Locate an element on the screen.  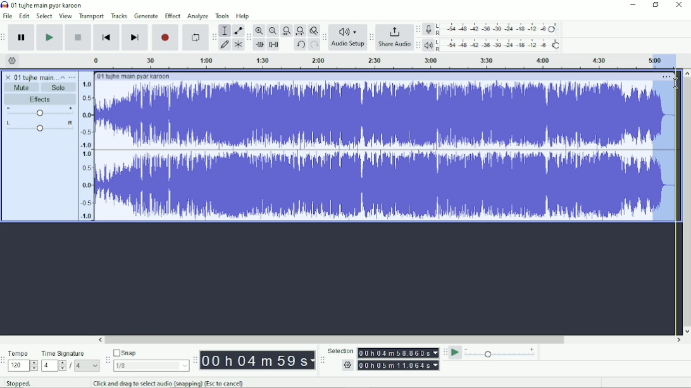
Audacity audio setup toolbar is located at coordinates (324, 37).